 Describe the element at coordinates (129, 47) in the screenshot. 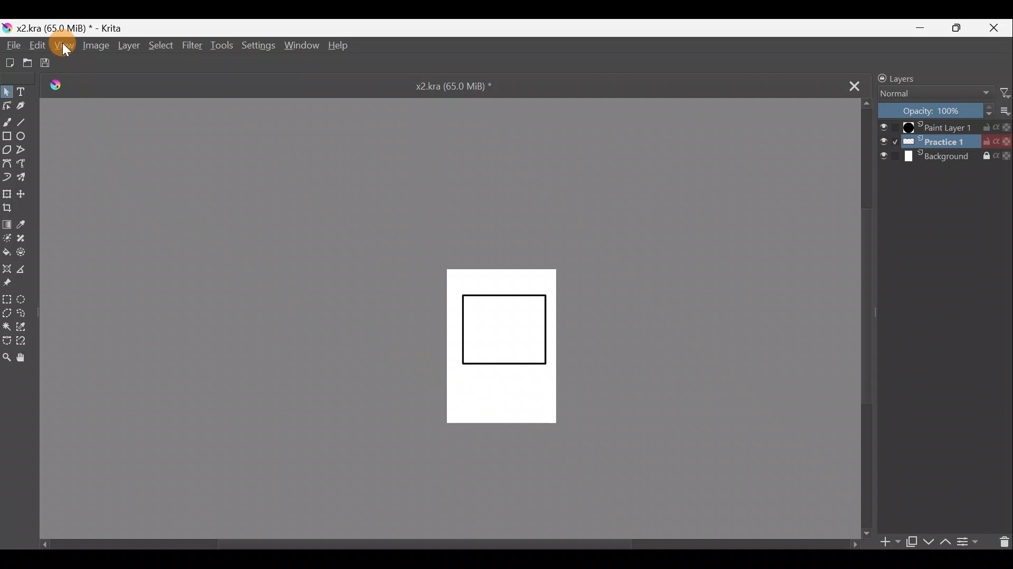

I see `Layer` at that location.